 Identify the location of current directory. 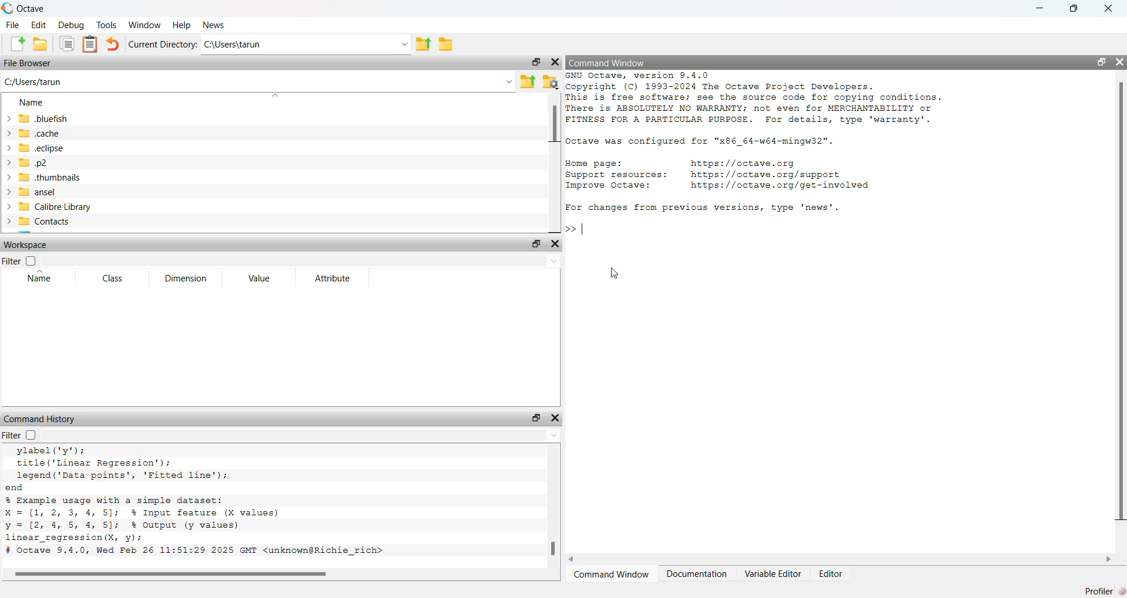
(162, 44).